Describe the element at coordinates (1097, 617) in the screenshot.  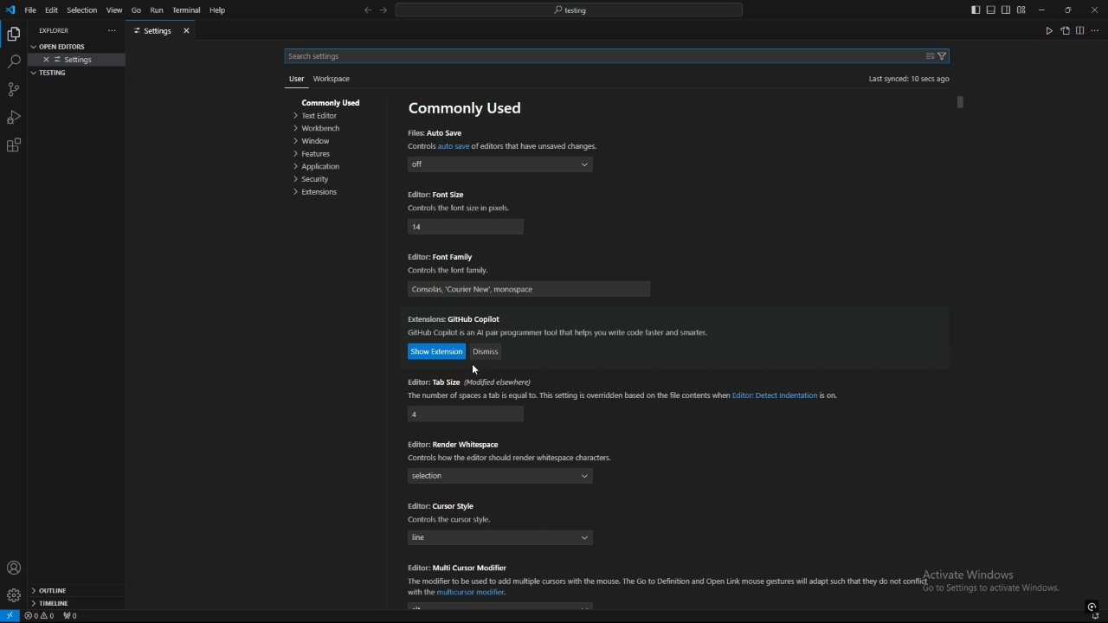
I see `notifications` at that location.